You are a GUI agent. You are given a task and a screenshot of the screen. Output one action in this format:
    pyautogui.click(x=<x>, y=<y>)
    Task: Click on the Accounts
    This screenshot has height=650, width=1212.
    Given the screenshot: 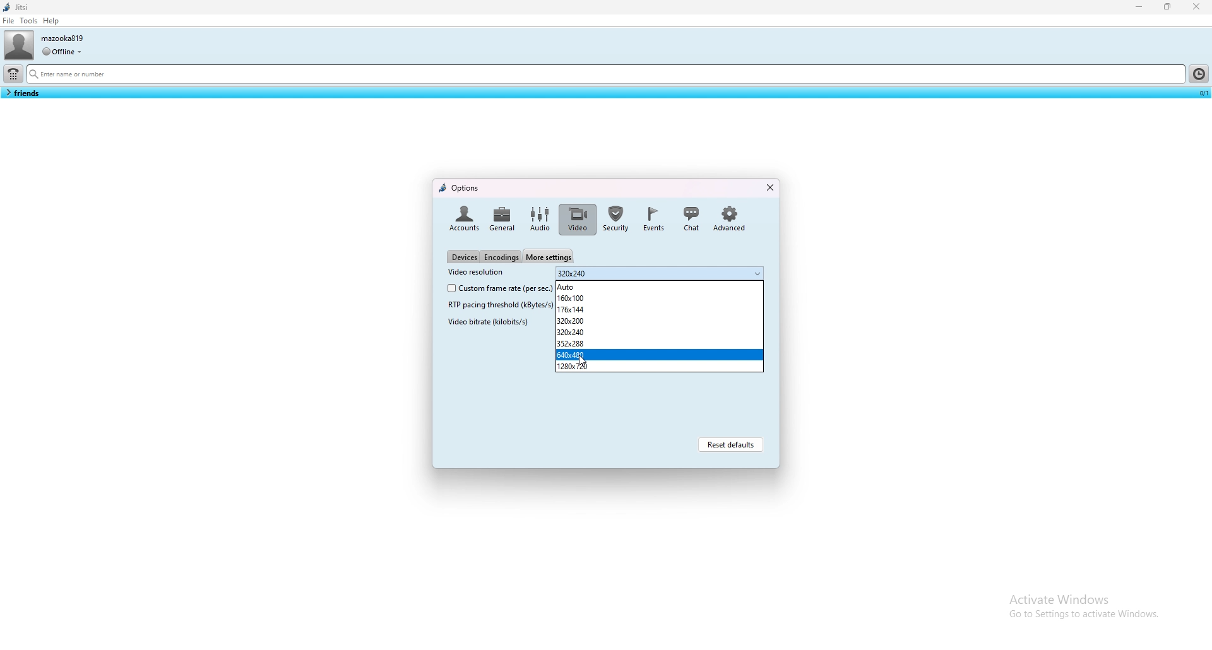 What is the action you would take?
    pyautogui.click(x=462, y=217)
    